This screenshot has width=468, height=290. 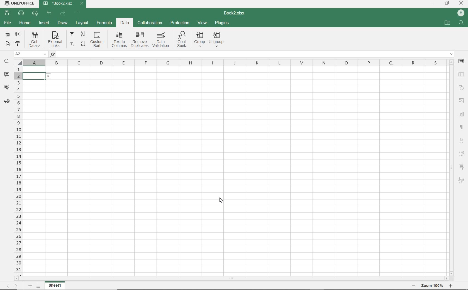 I want to click on HOME, so click(x=25, y=23).